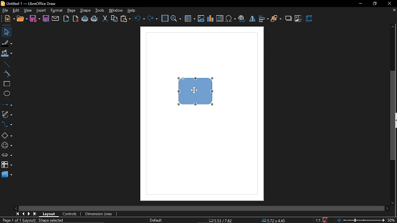  What do you see at coordinates (95, 19) in the screenshot?
I see `print` at bounding box center [95, 19].